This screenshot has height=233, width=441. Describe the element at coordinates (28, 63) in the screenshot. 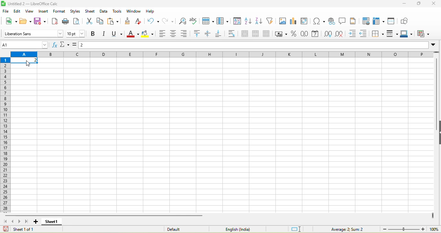

I see `cursor` at that location.